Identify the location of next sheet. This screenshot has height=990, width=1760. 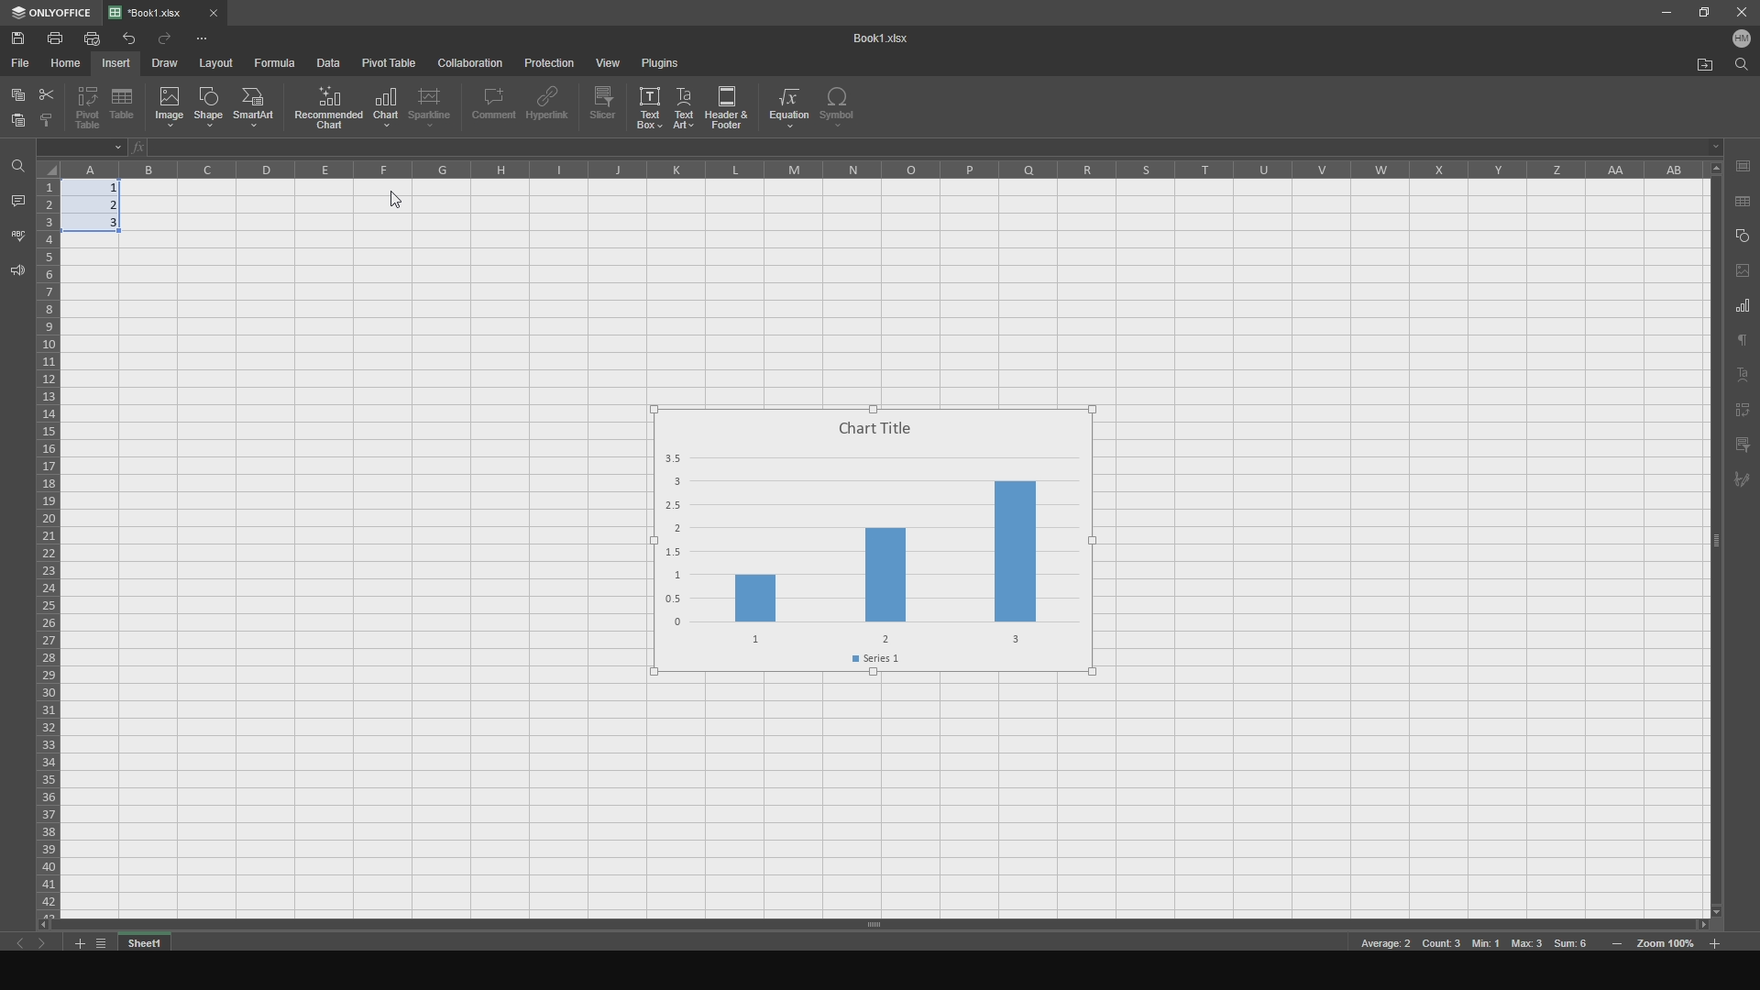
(43, 945).